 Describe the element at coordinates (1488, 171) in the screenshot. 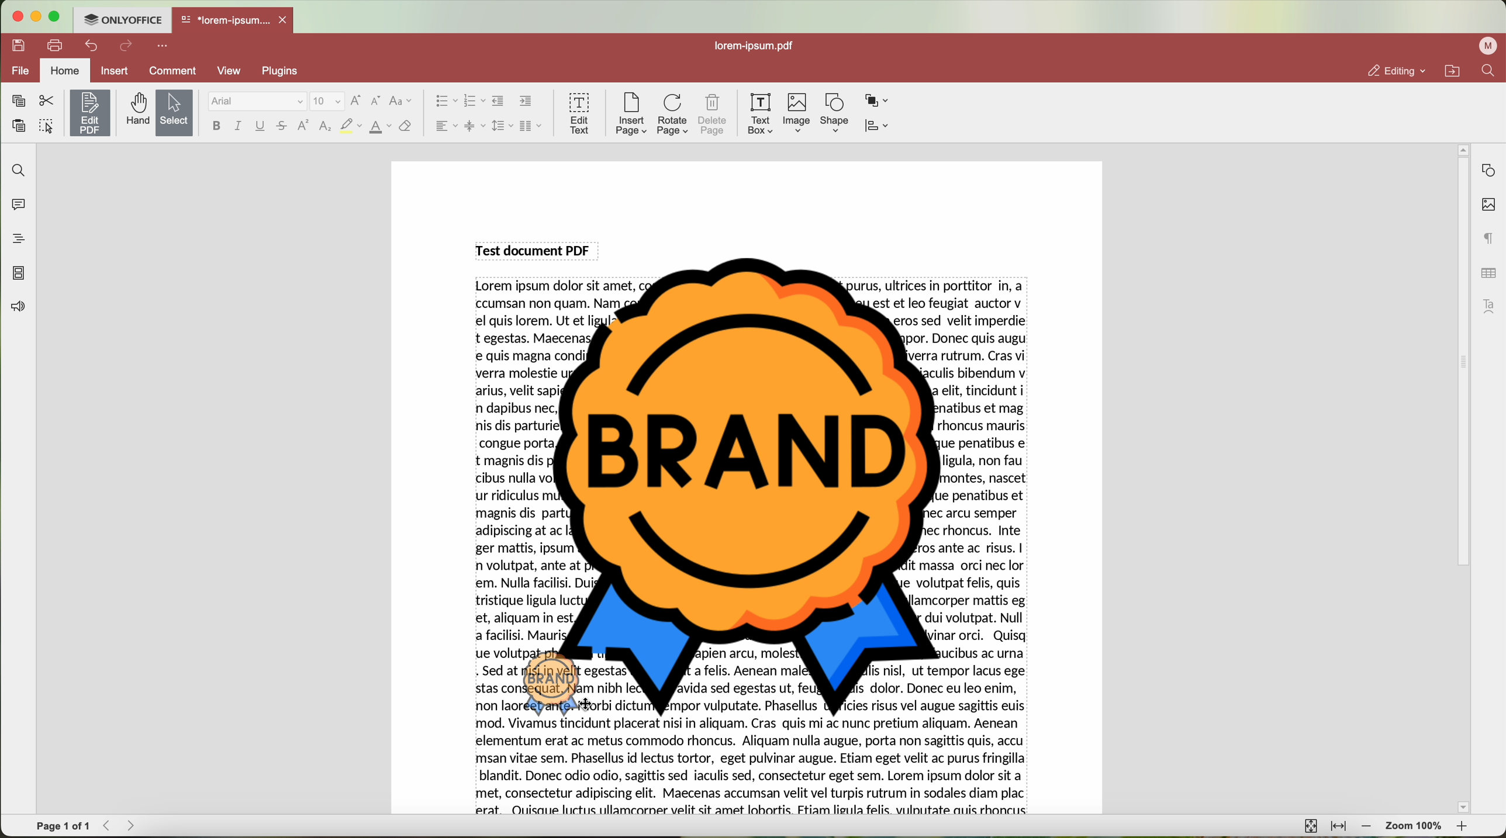

I see `shape settings` at that location.